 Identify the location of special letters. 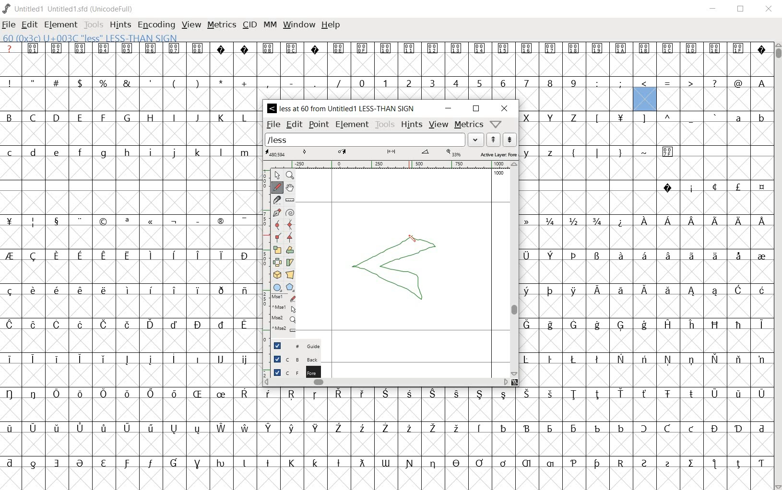
(645, 254).